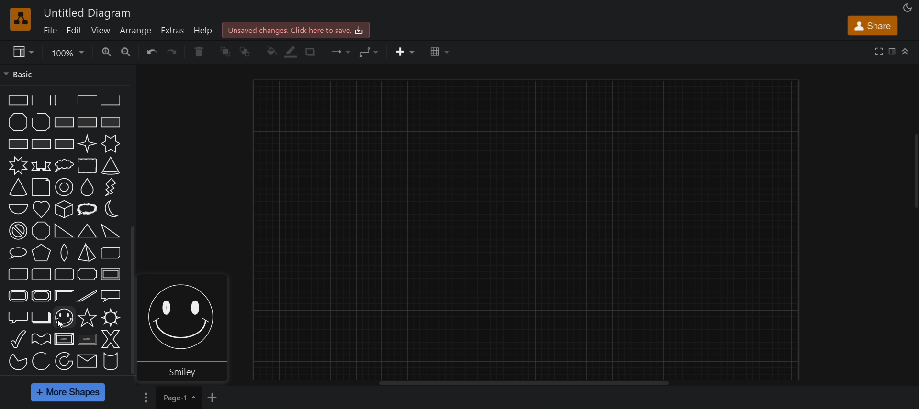  I want to click on vertical scrollbar, so click(131, 301).